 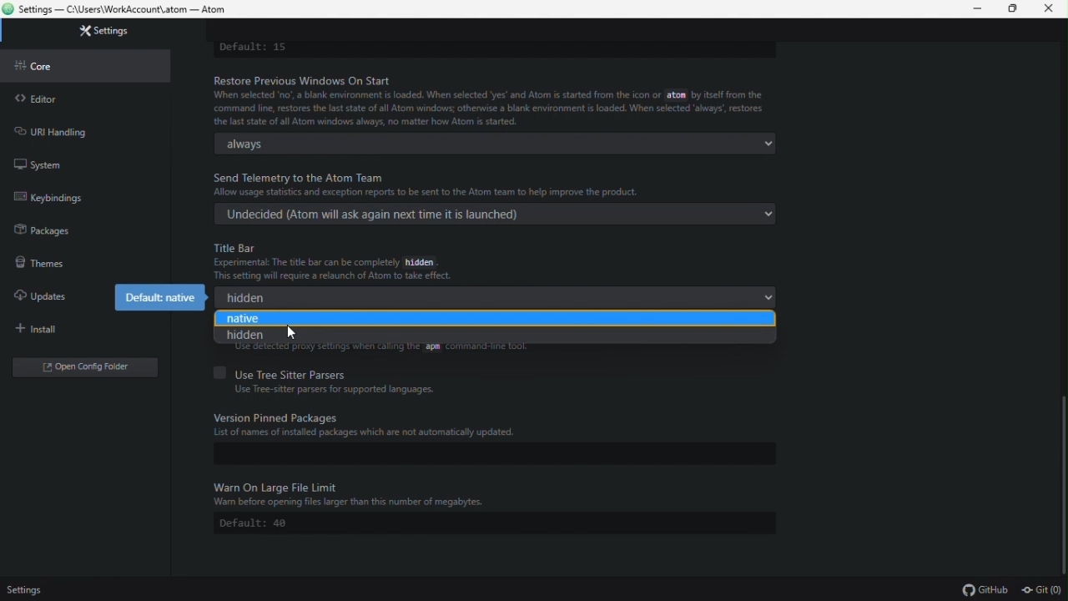 I want to click on system, so click(x=82, y=163).